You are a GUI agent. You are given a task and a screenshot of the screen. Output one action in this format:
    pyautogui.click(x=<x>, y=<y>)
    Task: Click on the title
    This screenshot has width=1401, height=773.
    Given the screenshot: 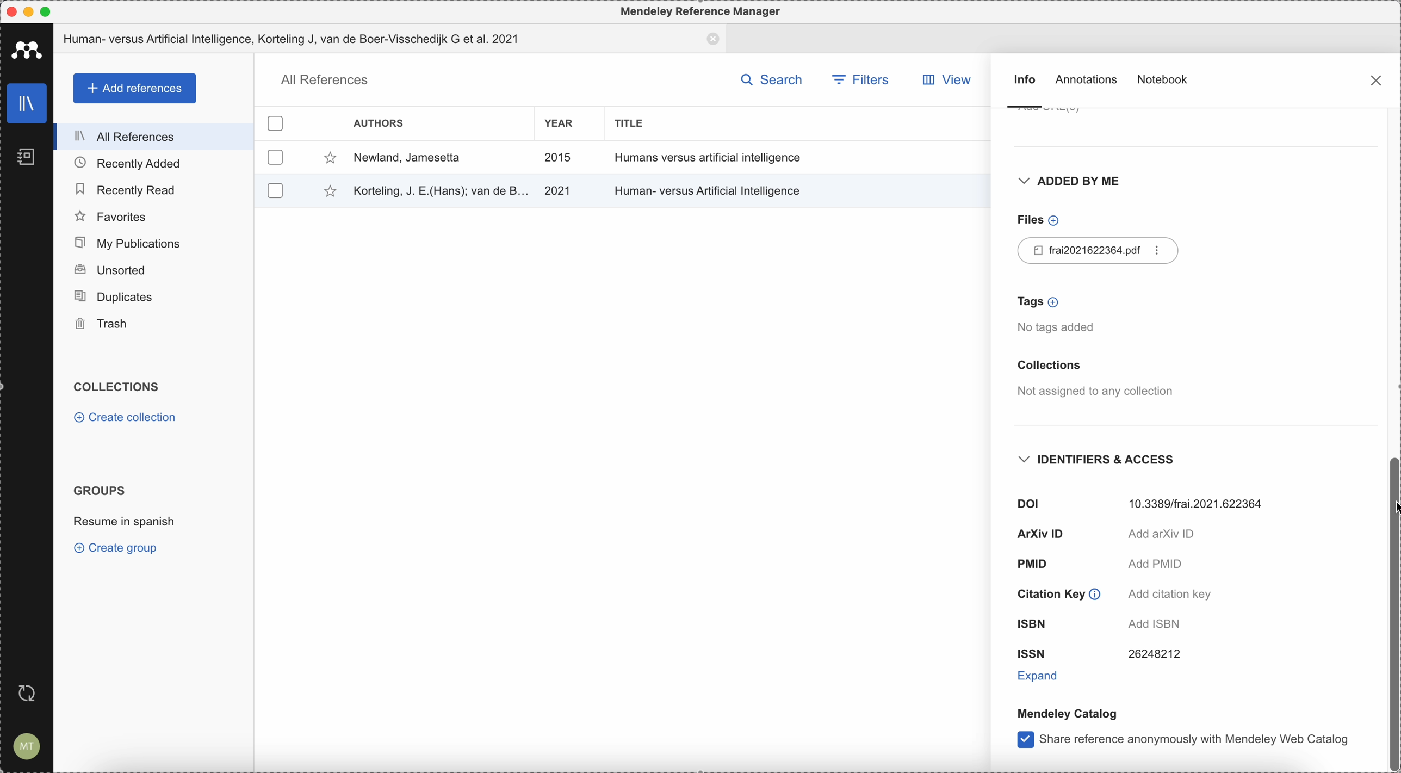 What is the action you would take?
    pyautogui.click(x=634, y=123)
    